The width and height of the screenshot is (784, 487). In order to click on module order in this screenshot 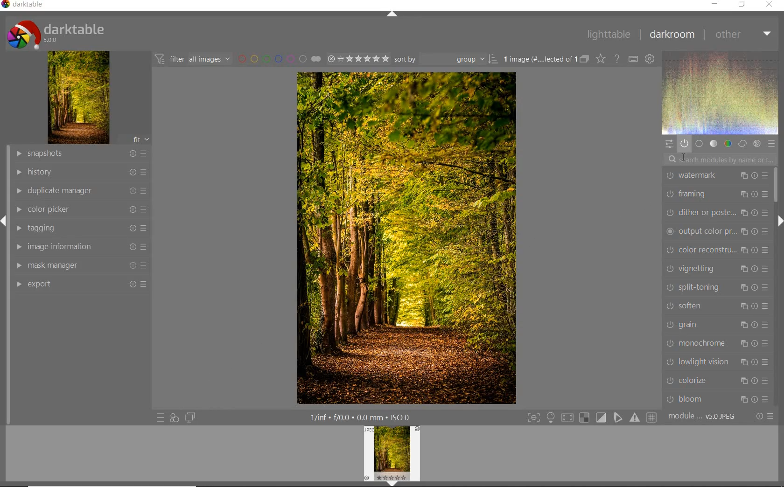, I will do `click(701, 417)`.